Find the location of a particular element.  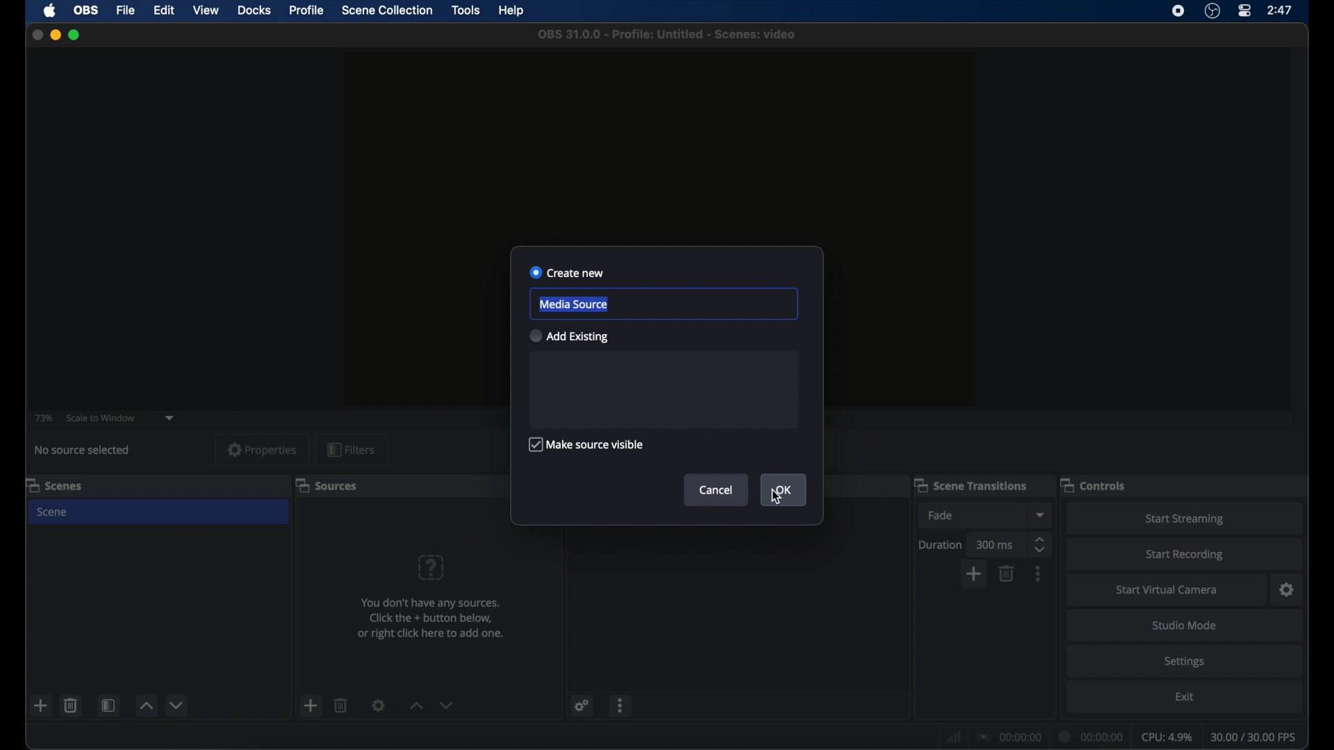

300 ms is located at coordinates (996, 545).